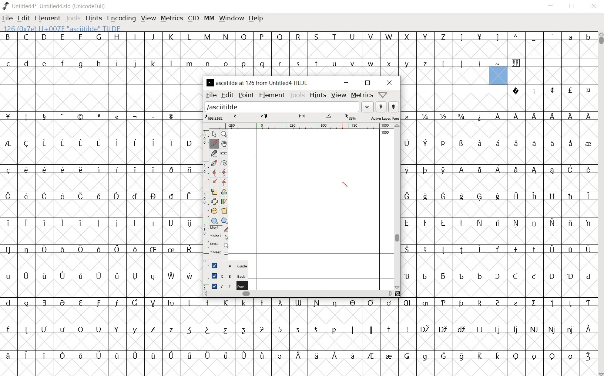 The image size is (604, 376). Describe the element at coordinates (23, 18) in the screenshot. I see `EDIT` at that location.